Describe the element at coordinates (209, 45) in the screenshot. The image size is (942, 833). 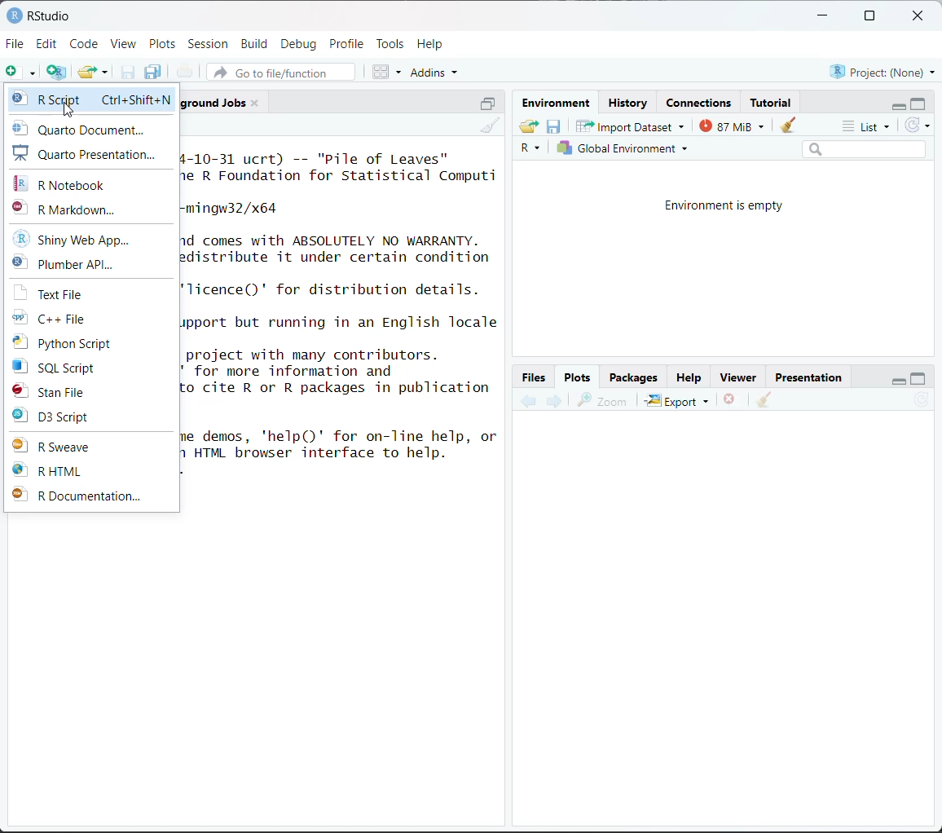
I see `Session` at that location.